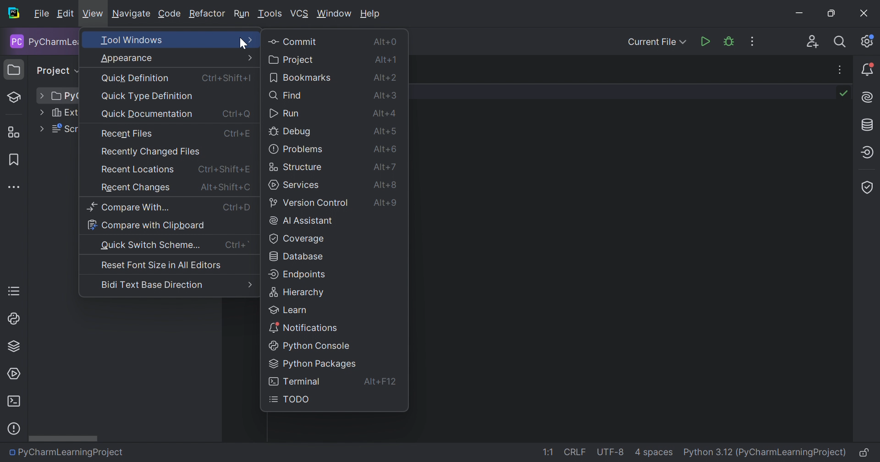  What do you see at coordinates (728, 42) in the screenshot?
I see `Debug 'new.py'` at bounding box center [728, 42].